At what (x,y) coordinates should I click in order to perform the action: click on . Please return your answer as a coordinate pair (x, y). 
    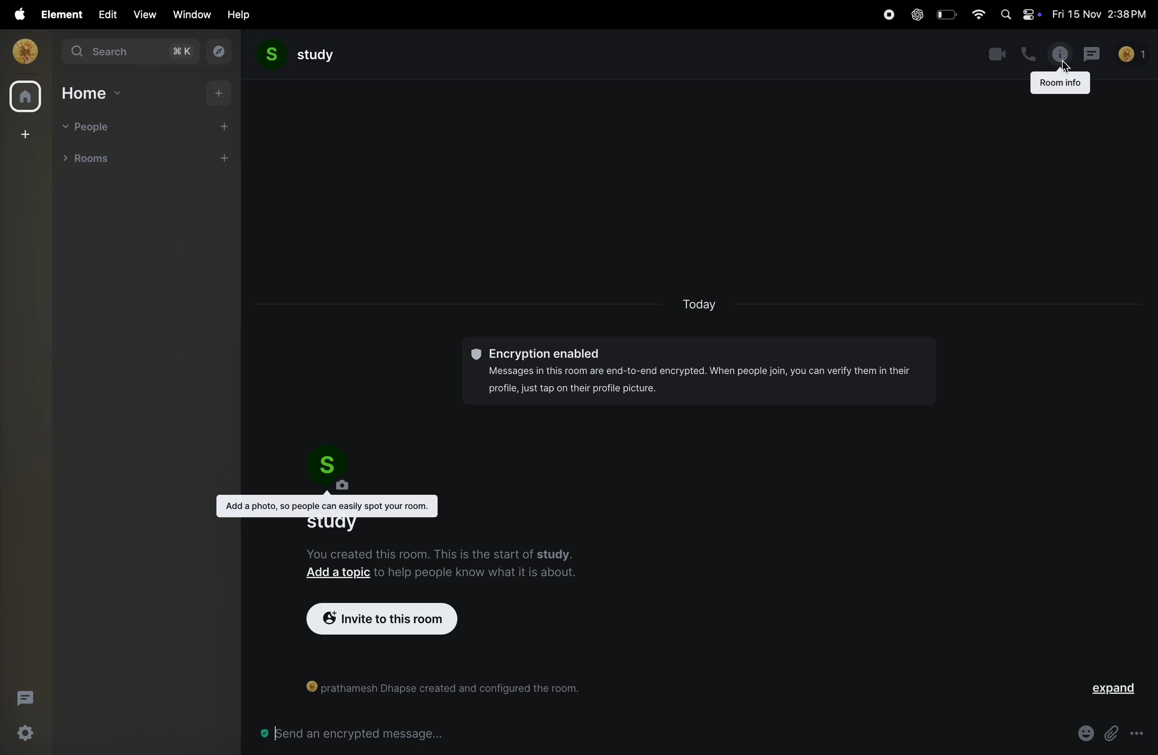
    Looking at the image, I should click on (1114, 734).